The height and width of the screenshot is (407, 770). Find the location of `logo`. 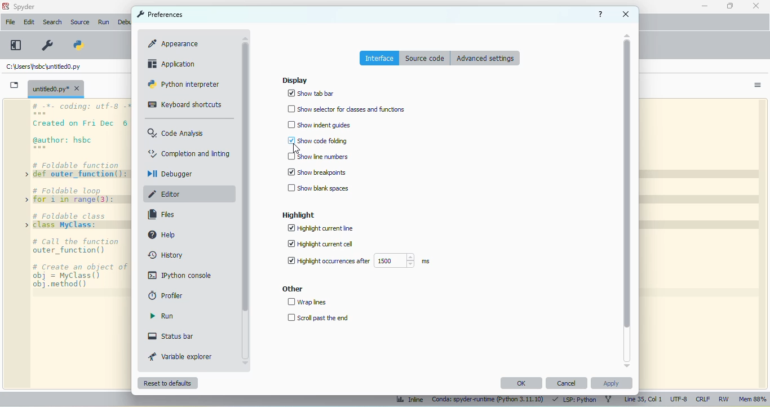

logo is located at coordinates (6, 6).